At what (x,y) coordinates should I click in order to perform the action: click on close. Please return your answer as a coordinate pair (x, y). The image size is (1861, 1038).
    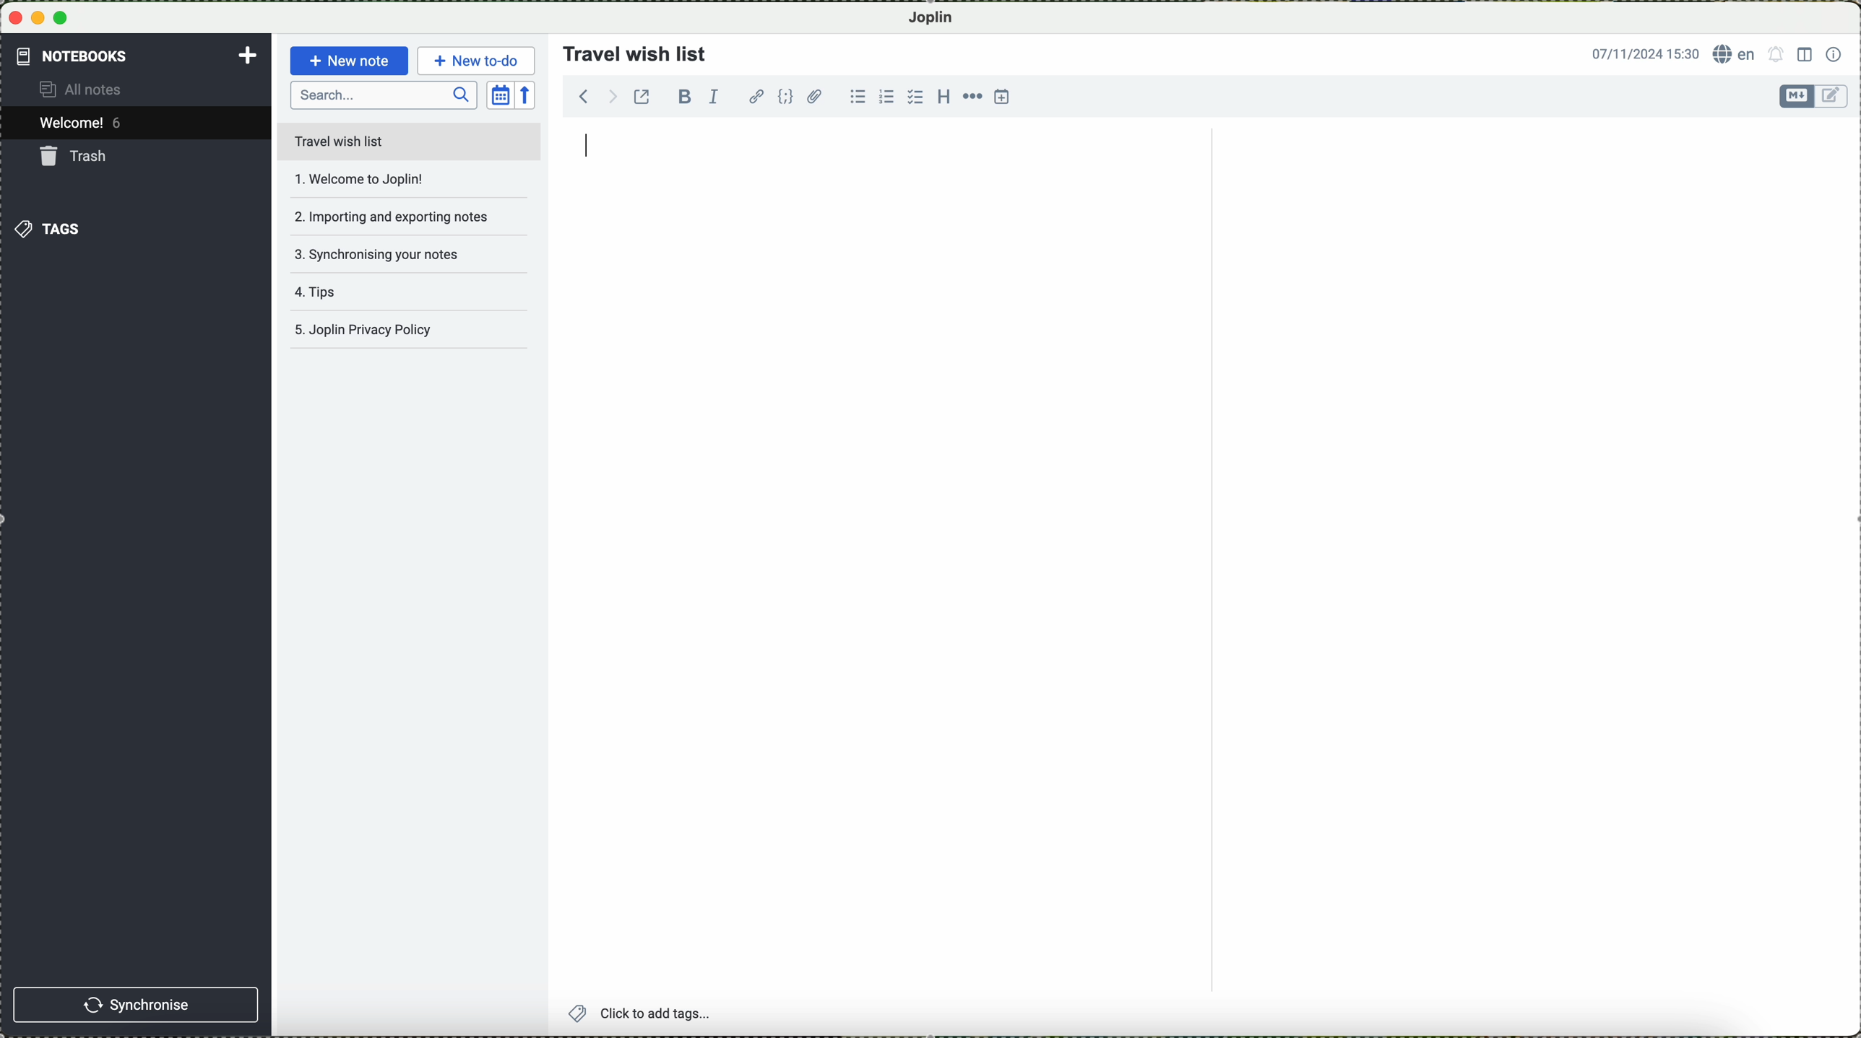
    Looking at the image, I should click on (14, 19).